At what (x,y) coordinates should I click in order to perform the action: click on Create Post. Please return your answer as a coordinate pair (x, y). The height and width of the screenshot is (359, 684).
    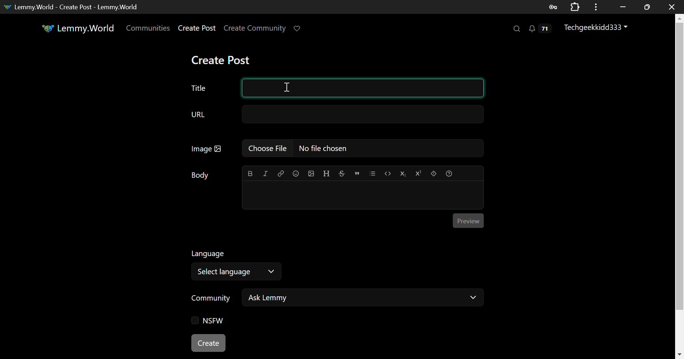
    Looking at the image, I should click on (197, 29).